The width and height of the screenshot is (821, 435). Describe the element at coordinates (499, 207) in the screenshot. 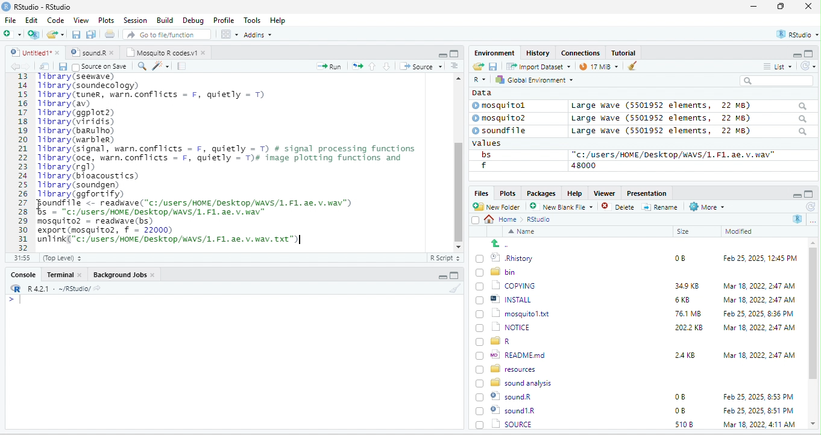

I see `New Folder` at that location.